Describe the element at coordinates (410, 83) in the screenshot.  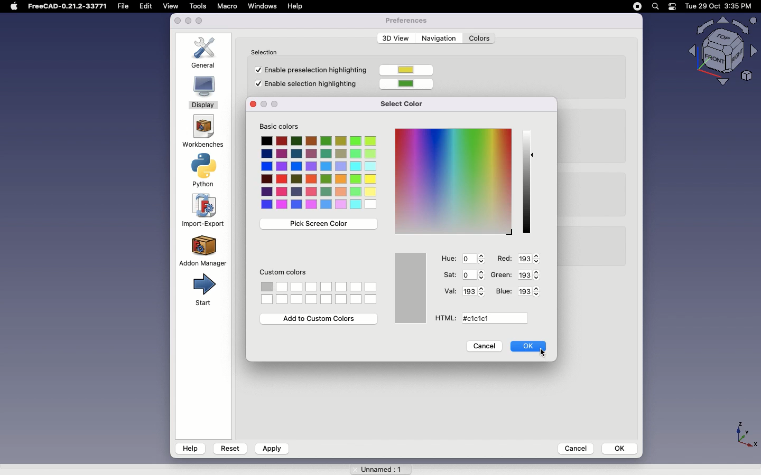
I see `color` at that location.